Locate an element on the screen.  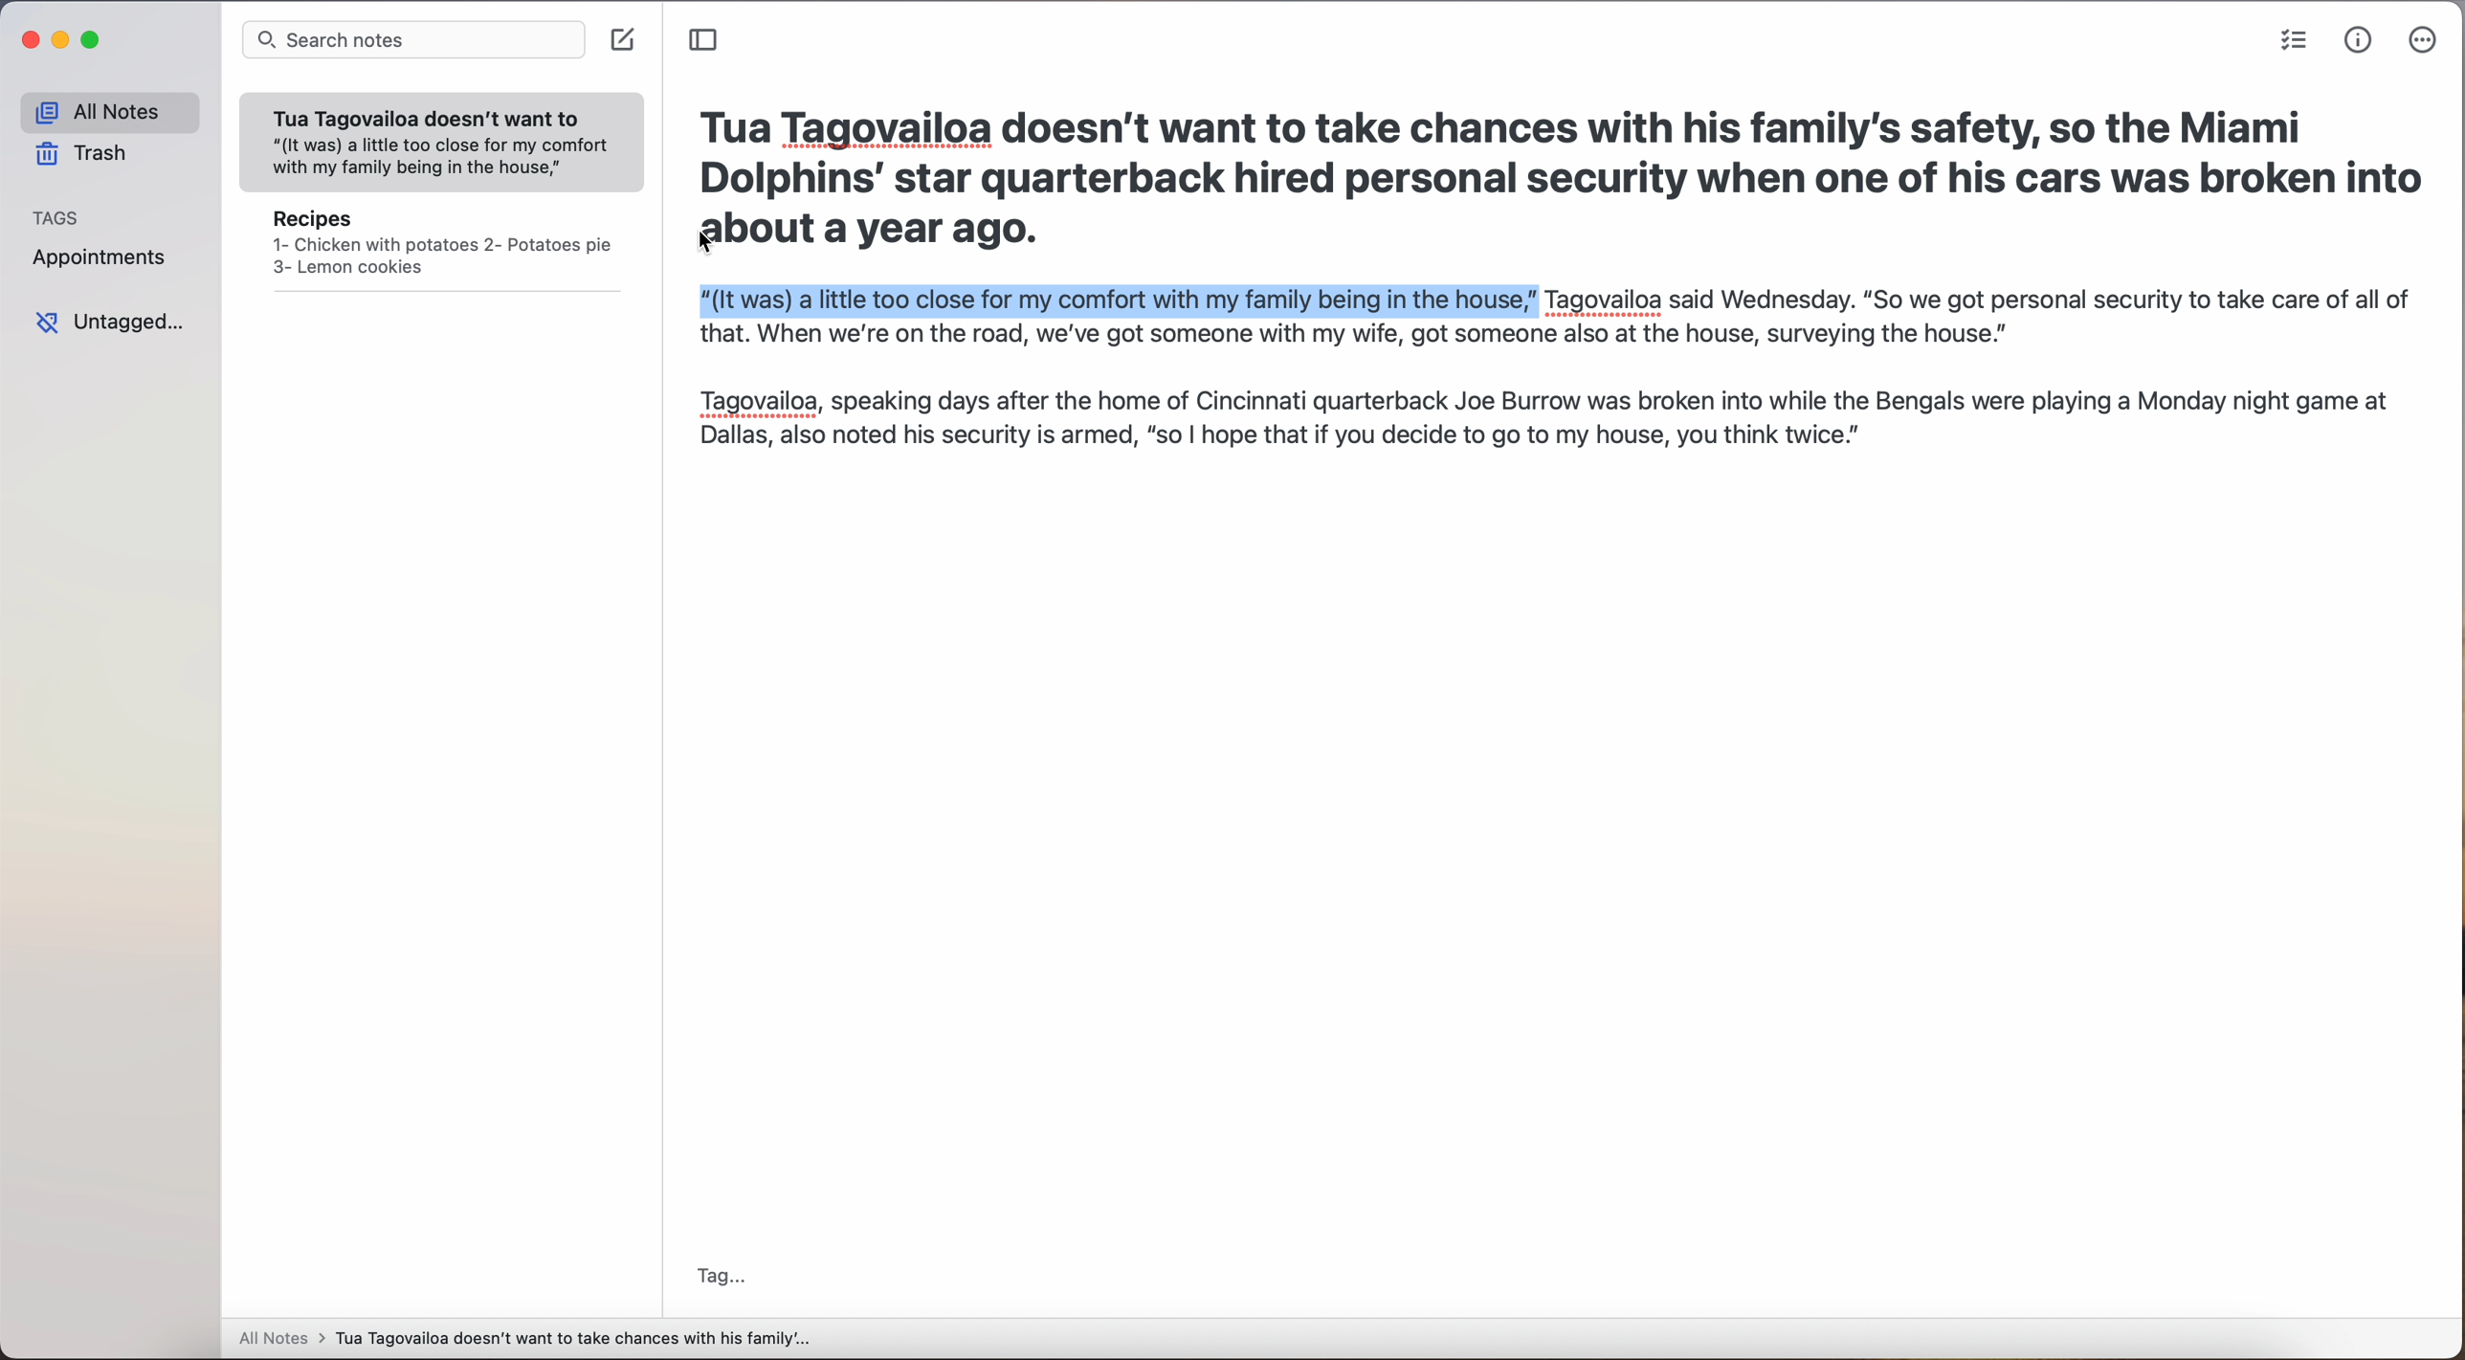
tags is located at coordinates (56, 216).